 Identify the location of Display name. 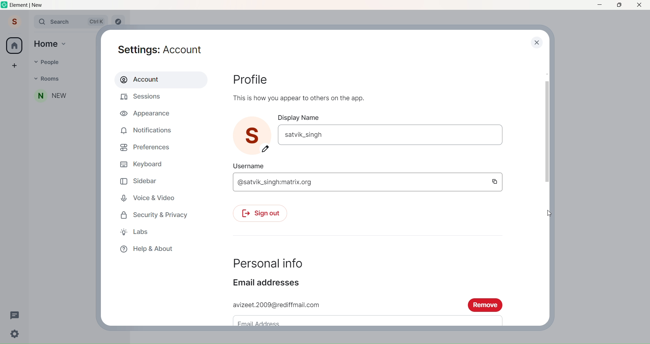
(303, 117).